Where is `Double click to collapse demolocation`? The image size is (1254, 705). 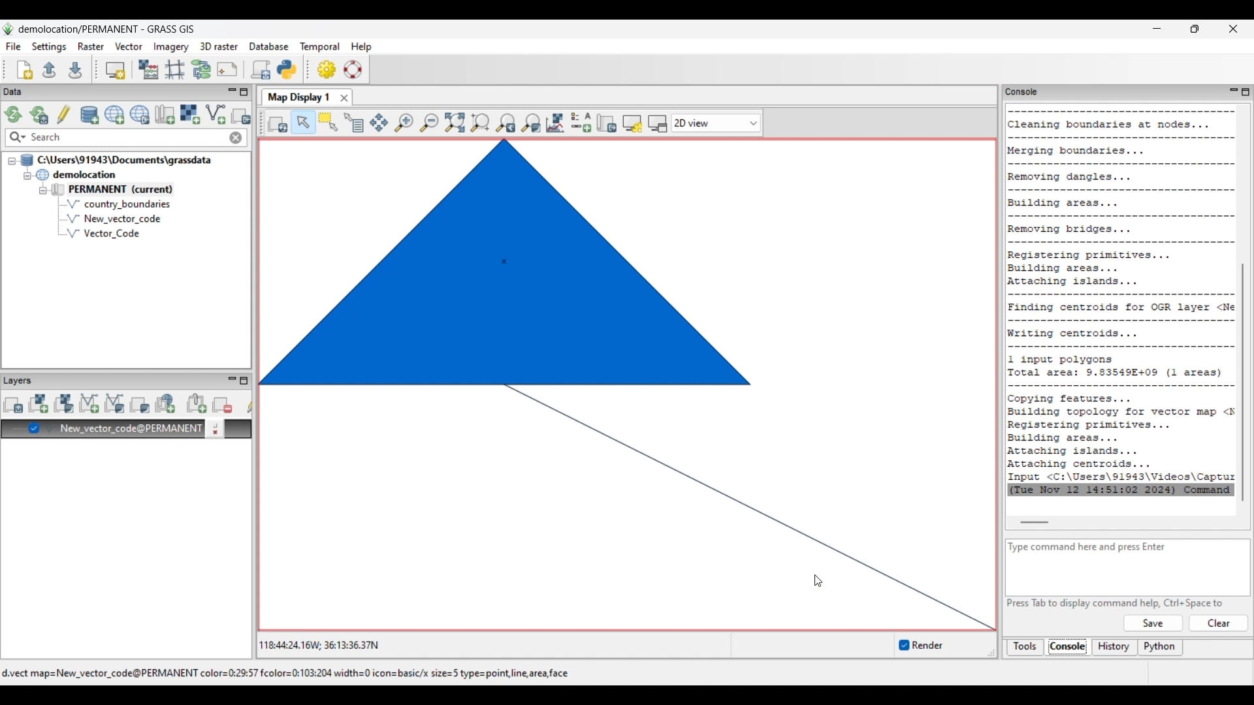 Double click to collapse demolocation is located at coordinates (76, 174).